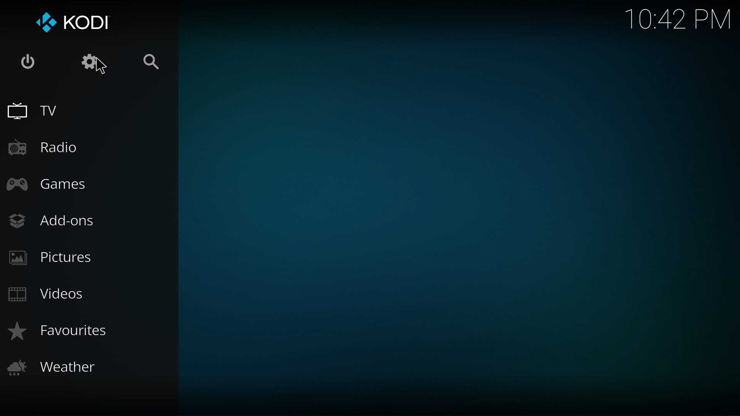 The height and width of the screenshot is (416, 740). What do you see at coordinates (46, 187) in the screenshot?
I see `games` at bounding box center [46, 187].